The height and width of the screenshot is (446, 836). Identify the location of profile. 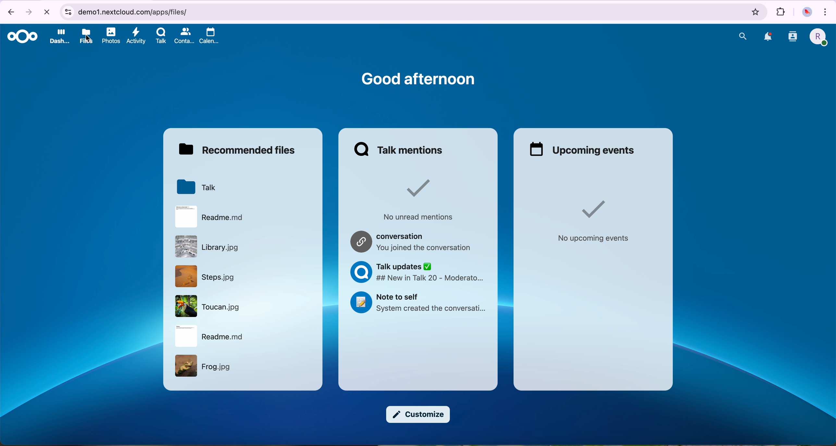
(817, 39).